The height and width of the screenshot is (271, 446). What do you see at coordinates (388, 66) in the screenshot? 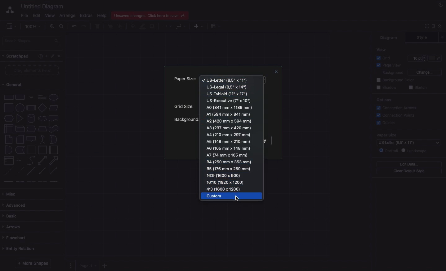
I see `Page view` at bounding box center [388, 66].